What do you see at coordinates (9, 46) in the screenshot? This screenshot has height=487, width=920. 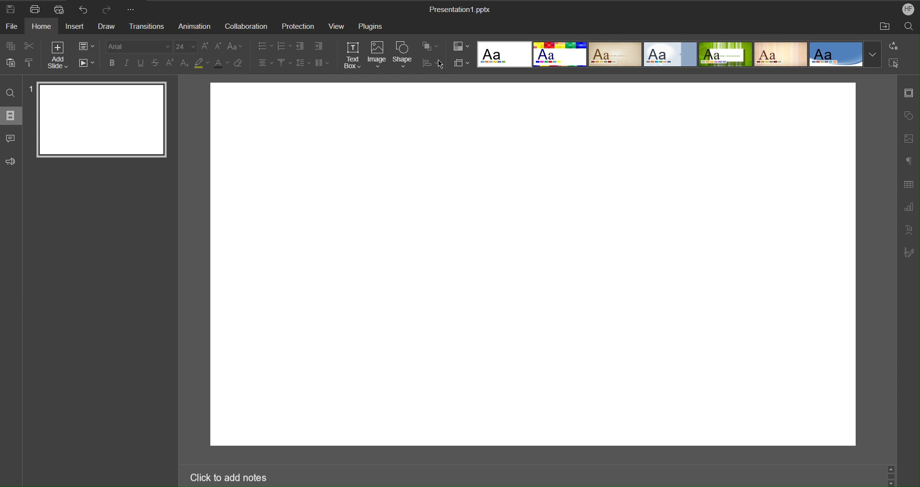 I see `Copy` at bounding box center [9, 46].